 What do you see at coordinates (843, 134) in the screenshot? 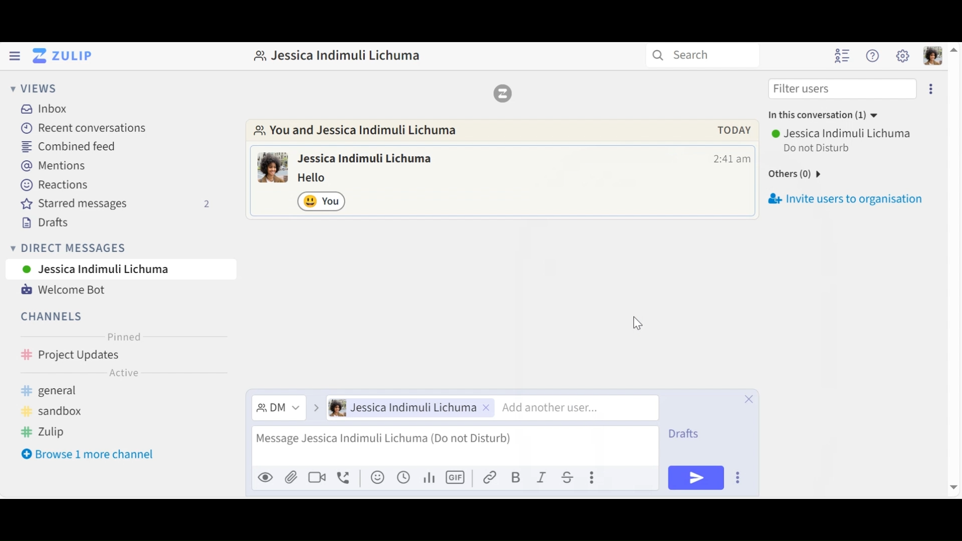
I see `User` at bounding box center [843, 134].